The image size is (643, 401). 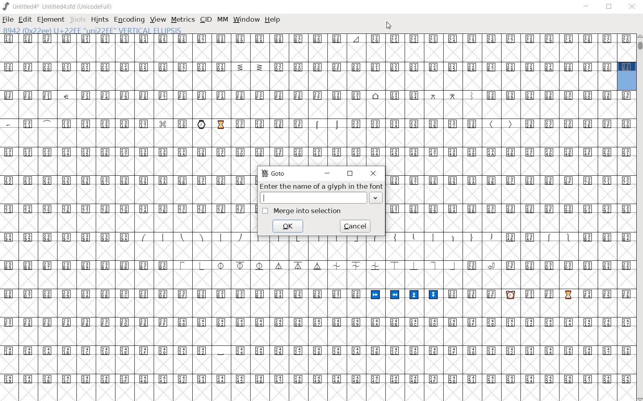 I want to click on CURSOR, so click(x=388, y=26).